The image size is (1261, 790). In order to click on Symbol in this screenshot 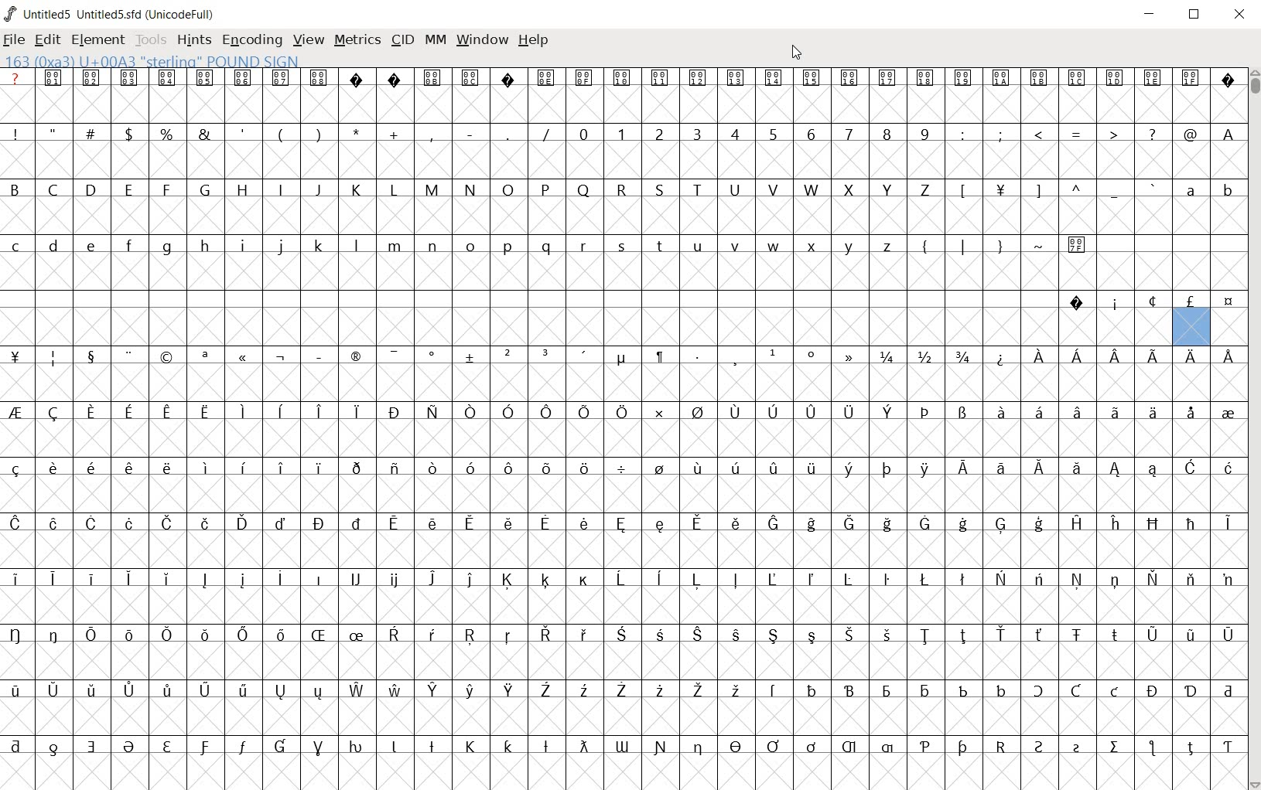, I will do `click(433, 578)`.